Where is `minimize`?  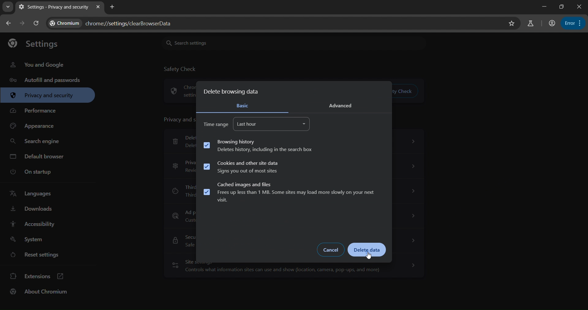
minimize is located at coordinates (542, 6).